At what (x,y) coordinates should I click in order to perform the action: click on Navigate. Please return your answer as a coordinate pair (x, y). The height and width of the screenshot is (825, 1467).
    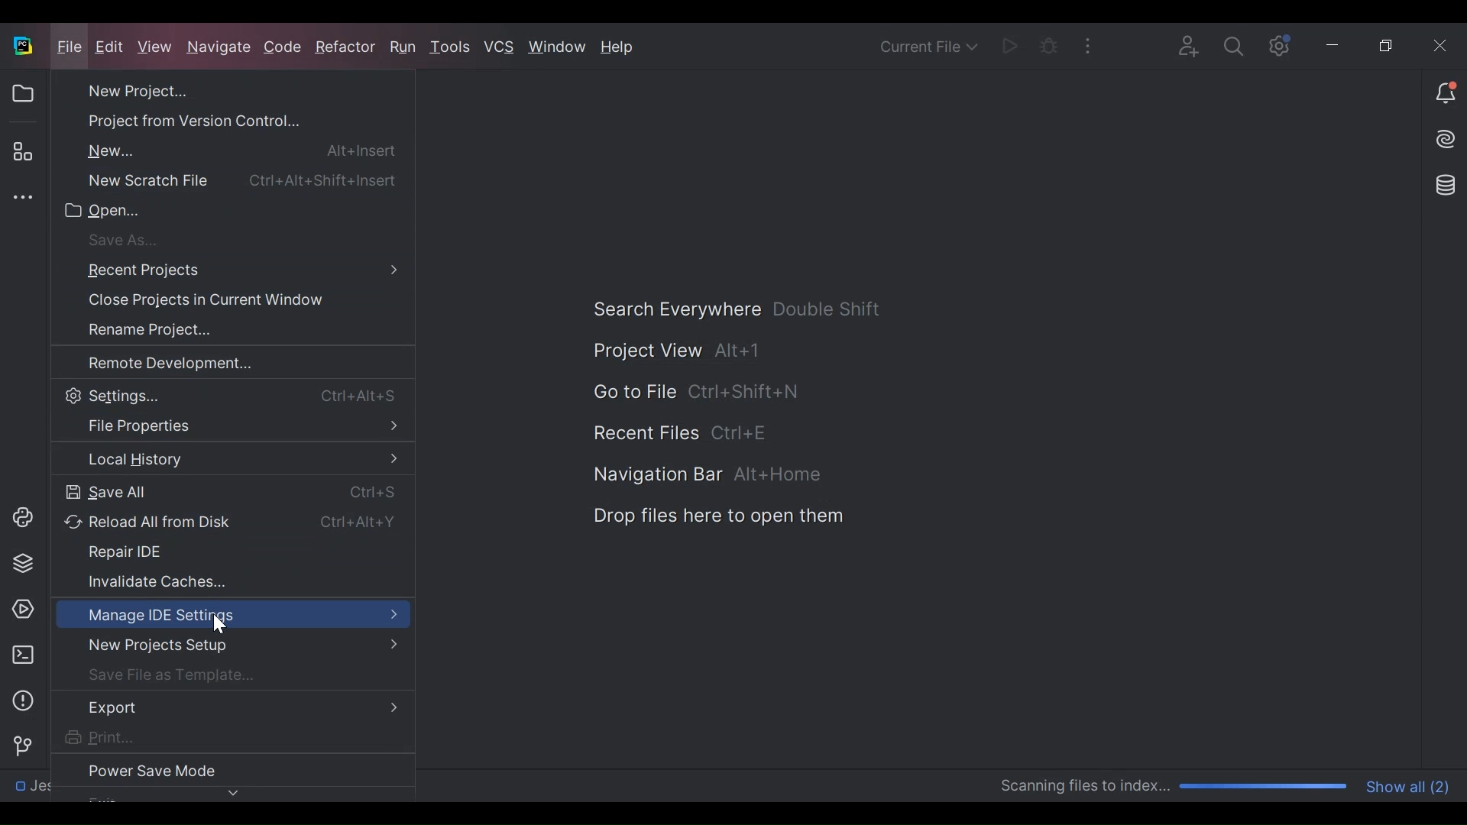
    Looking at the image, I should click on (219, 49).